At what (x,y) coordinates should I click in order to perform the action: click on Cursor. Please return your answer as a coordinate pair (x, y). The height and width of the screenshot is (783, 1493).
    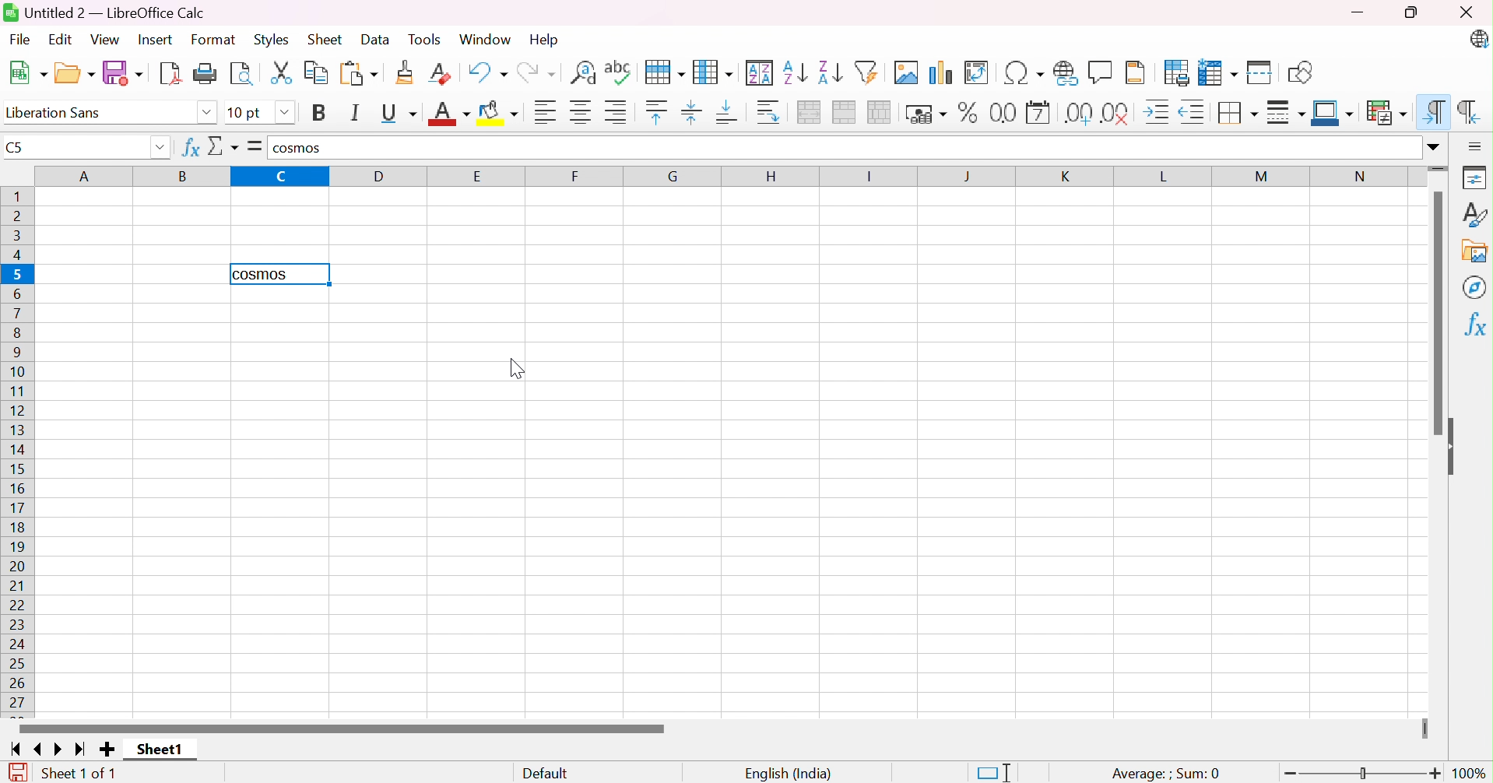
    Looking at the image, I should click on (515, 370).